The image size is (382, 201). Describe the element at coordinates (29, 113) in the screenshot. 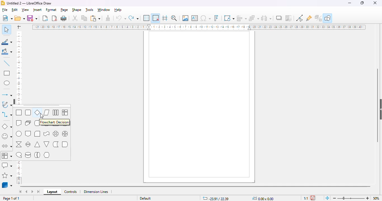

I see `flowchart: alternate process` at that location.